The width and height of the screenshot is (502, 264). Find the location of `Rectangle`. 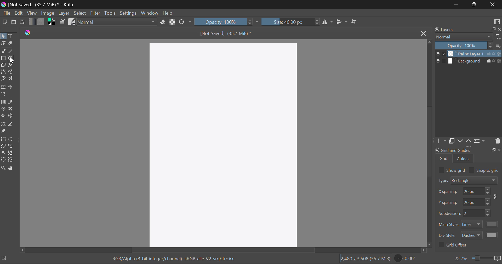

Rectangle is located at coordinates (4, 58).